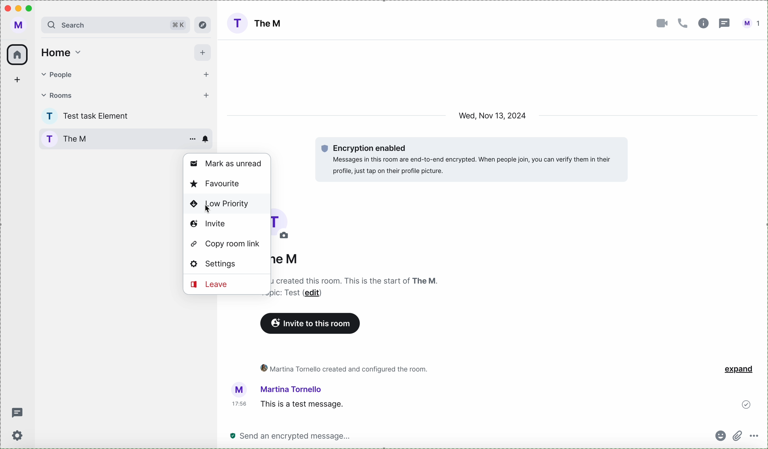  Describe the element at coordinates (740, 369) in the screenshot. I see `expand` at that location.